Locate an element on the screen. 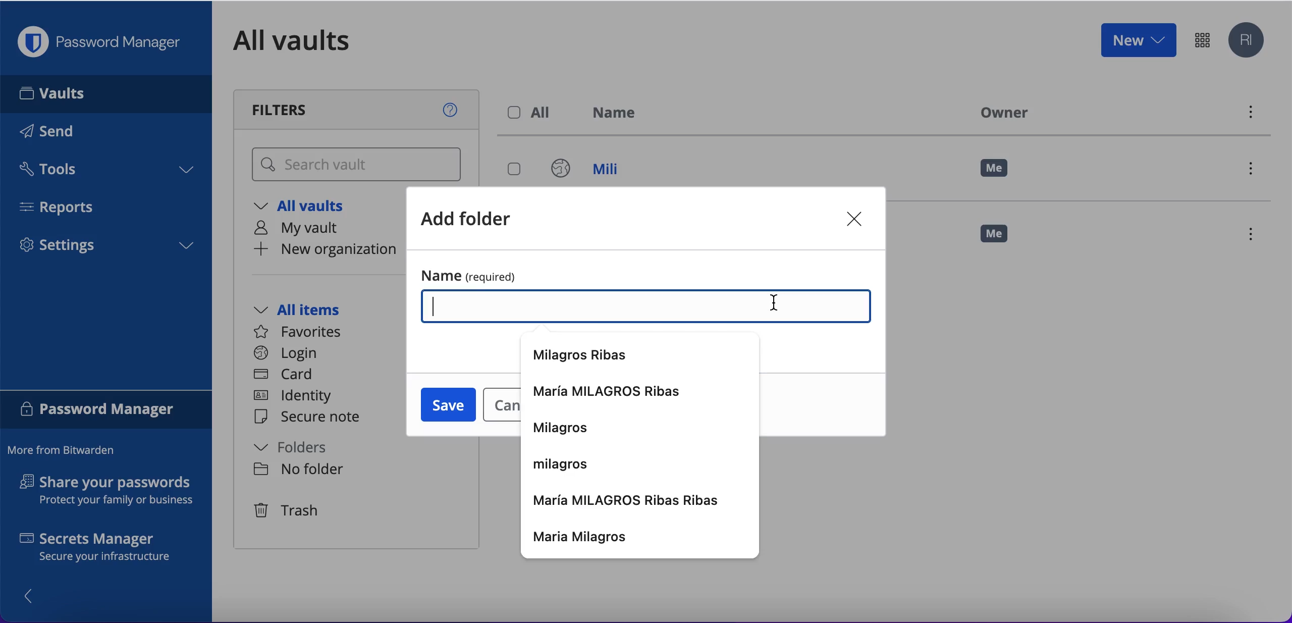  milagros is located at coordinates (565, 462).